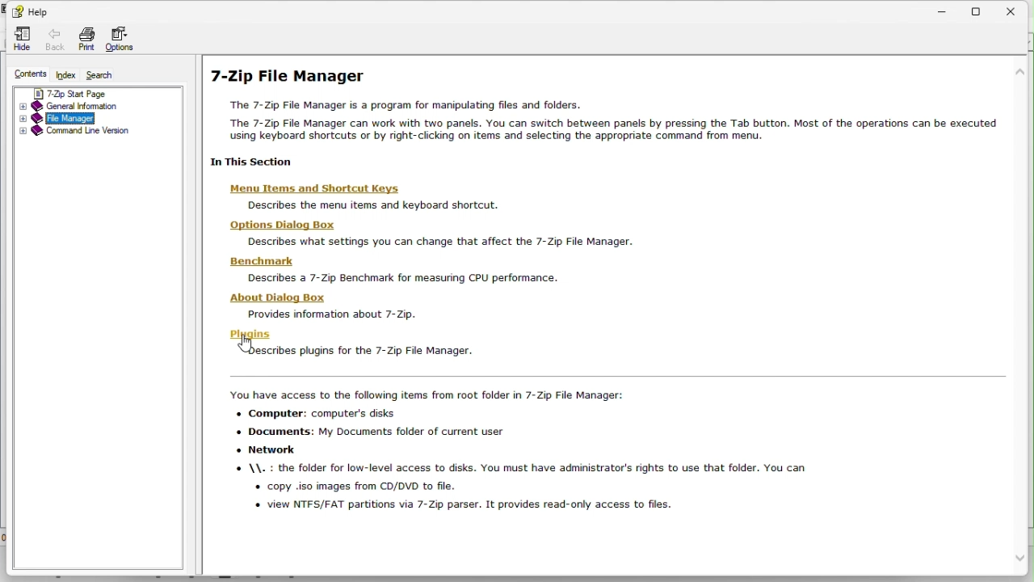 This screenshot has width=1034, height=582. Describe the element at coordinates (31, 75) in the screenshot. I see `Contents` at that location.